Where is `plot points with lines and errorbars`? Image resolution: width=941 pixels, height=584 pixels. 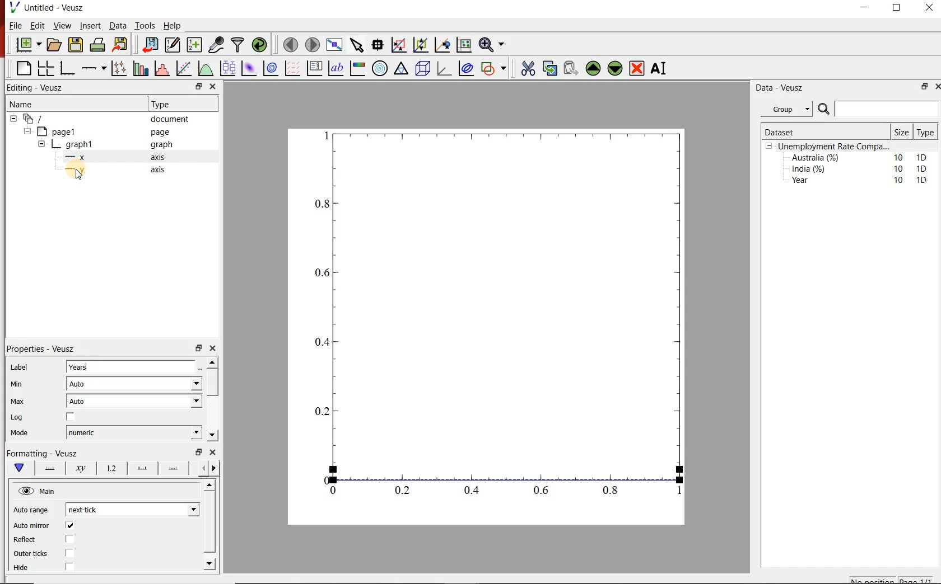
plot points with lines and errorbars is located at coordinates (119, 68).